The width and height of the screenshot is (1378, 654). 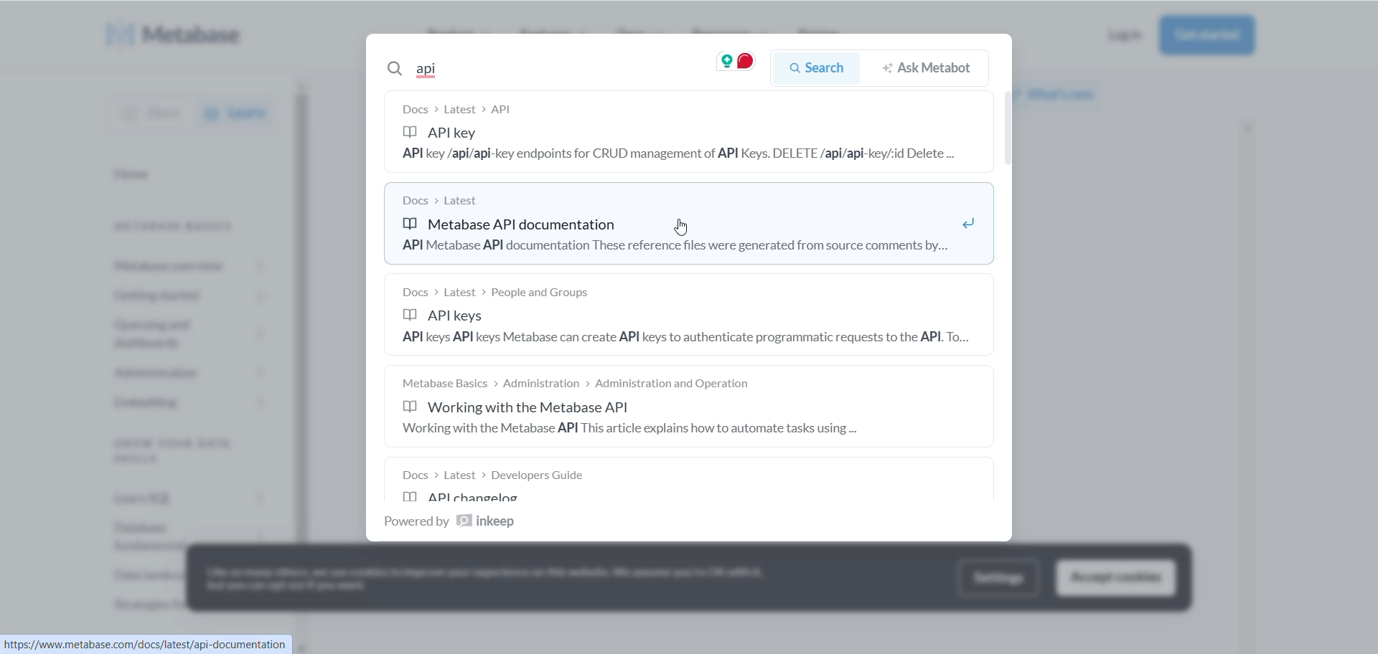 I want to click on search text, so click(x=433, y=71).